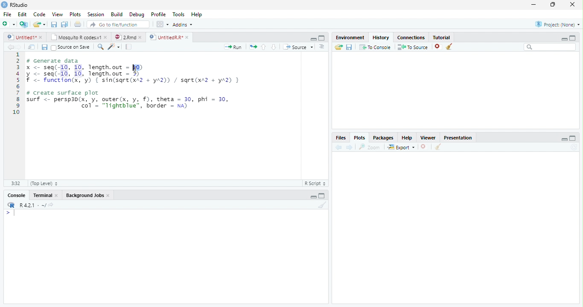 This screenshot has width=583, height=307. Describe the element at coordinates (458, 137) in the screenshot. I see `Presentation` at that location.